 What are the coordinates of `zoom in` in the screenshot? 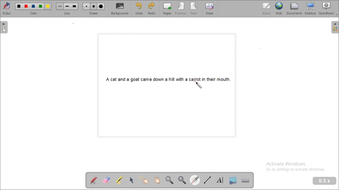 It's located at (170, 180).